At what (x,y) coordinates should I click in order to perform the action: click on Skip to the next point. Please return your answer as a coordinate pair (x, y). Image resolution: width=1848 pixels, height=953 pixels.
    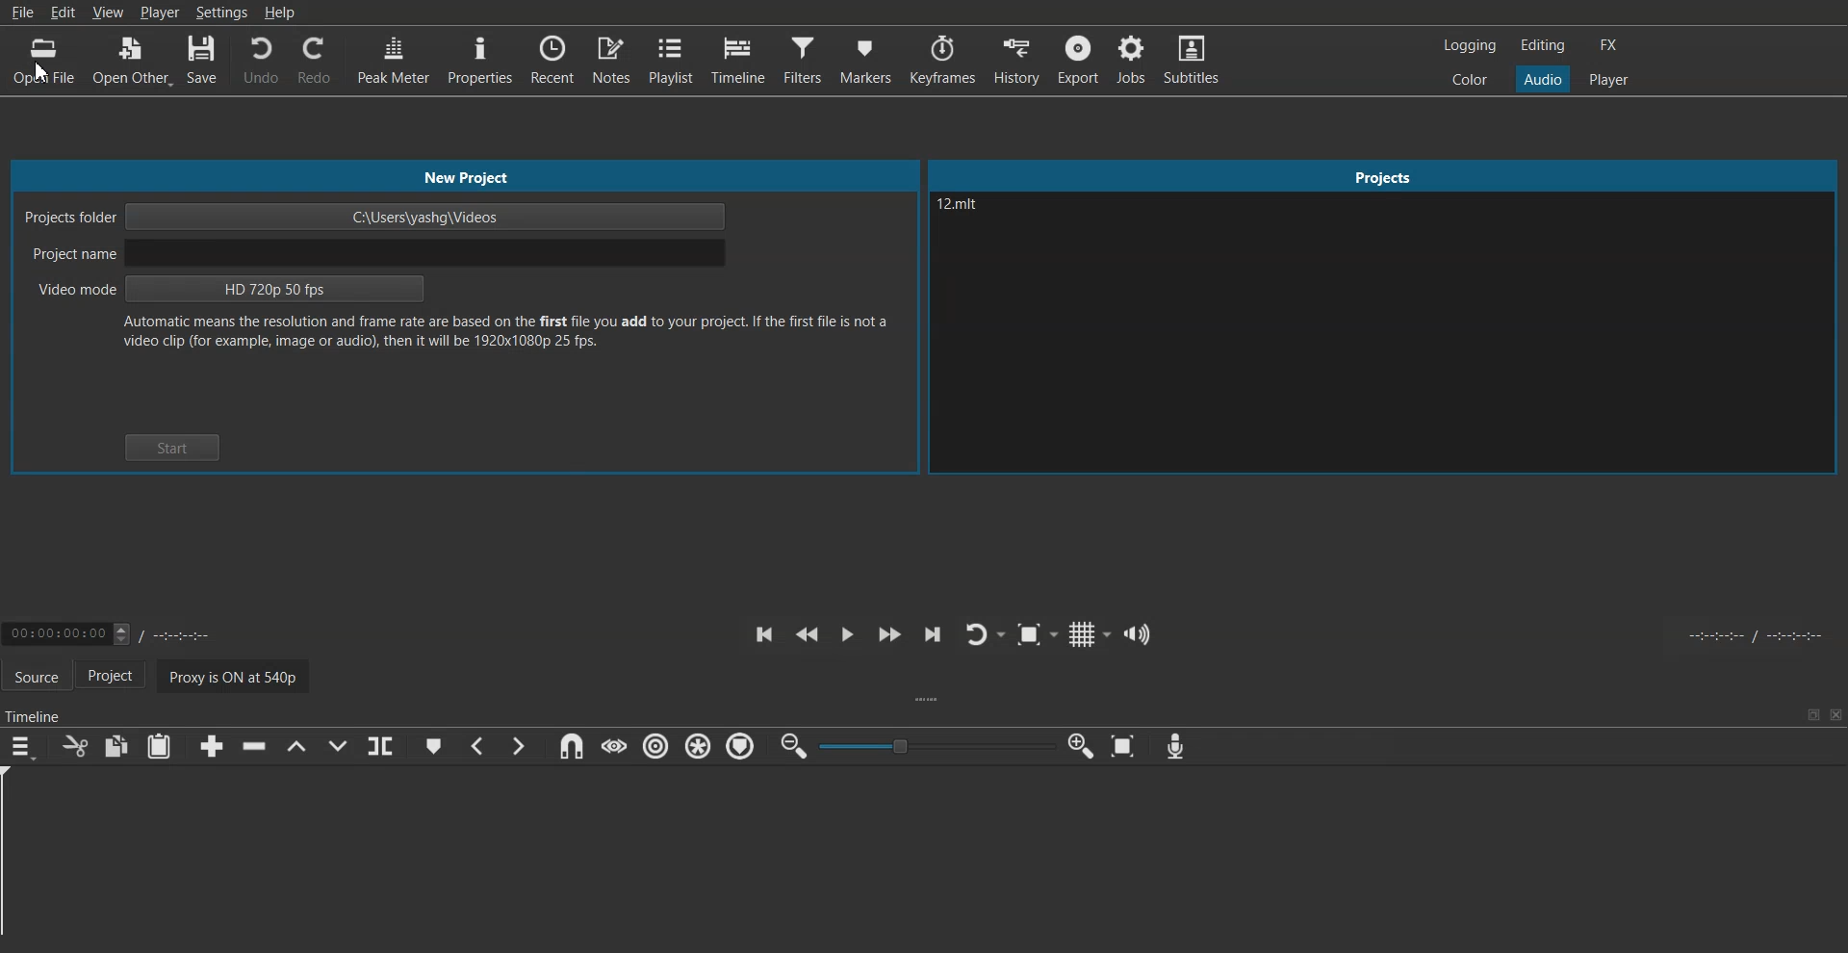
    Looking at the image, I should click on (931, 635).